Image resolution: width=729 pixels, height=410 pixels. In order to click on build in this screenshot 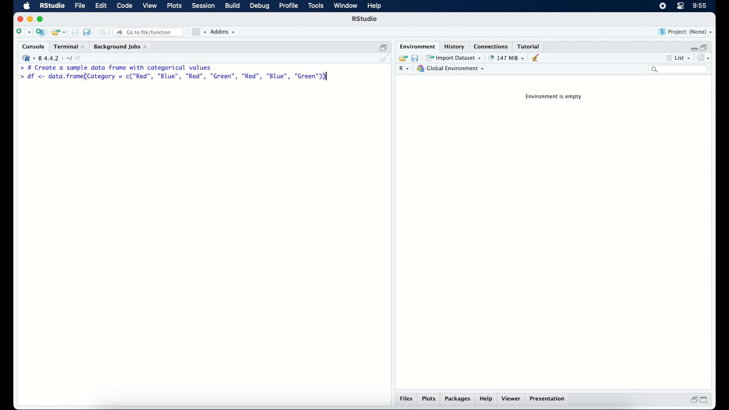, I will do `click(233, 6)`.